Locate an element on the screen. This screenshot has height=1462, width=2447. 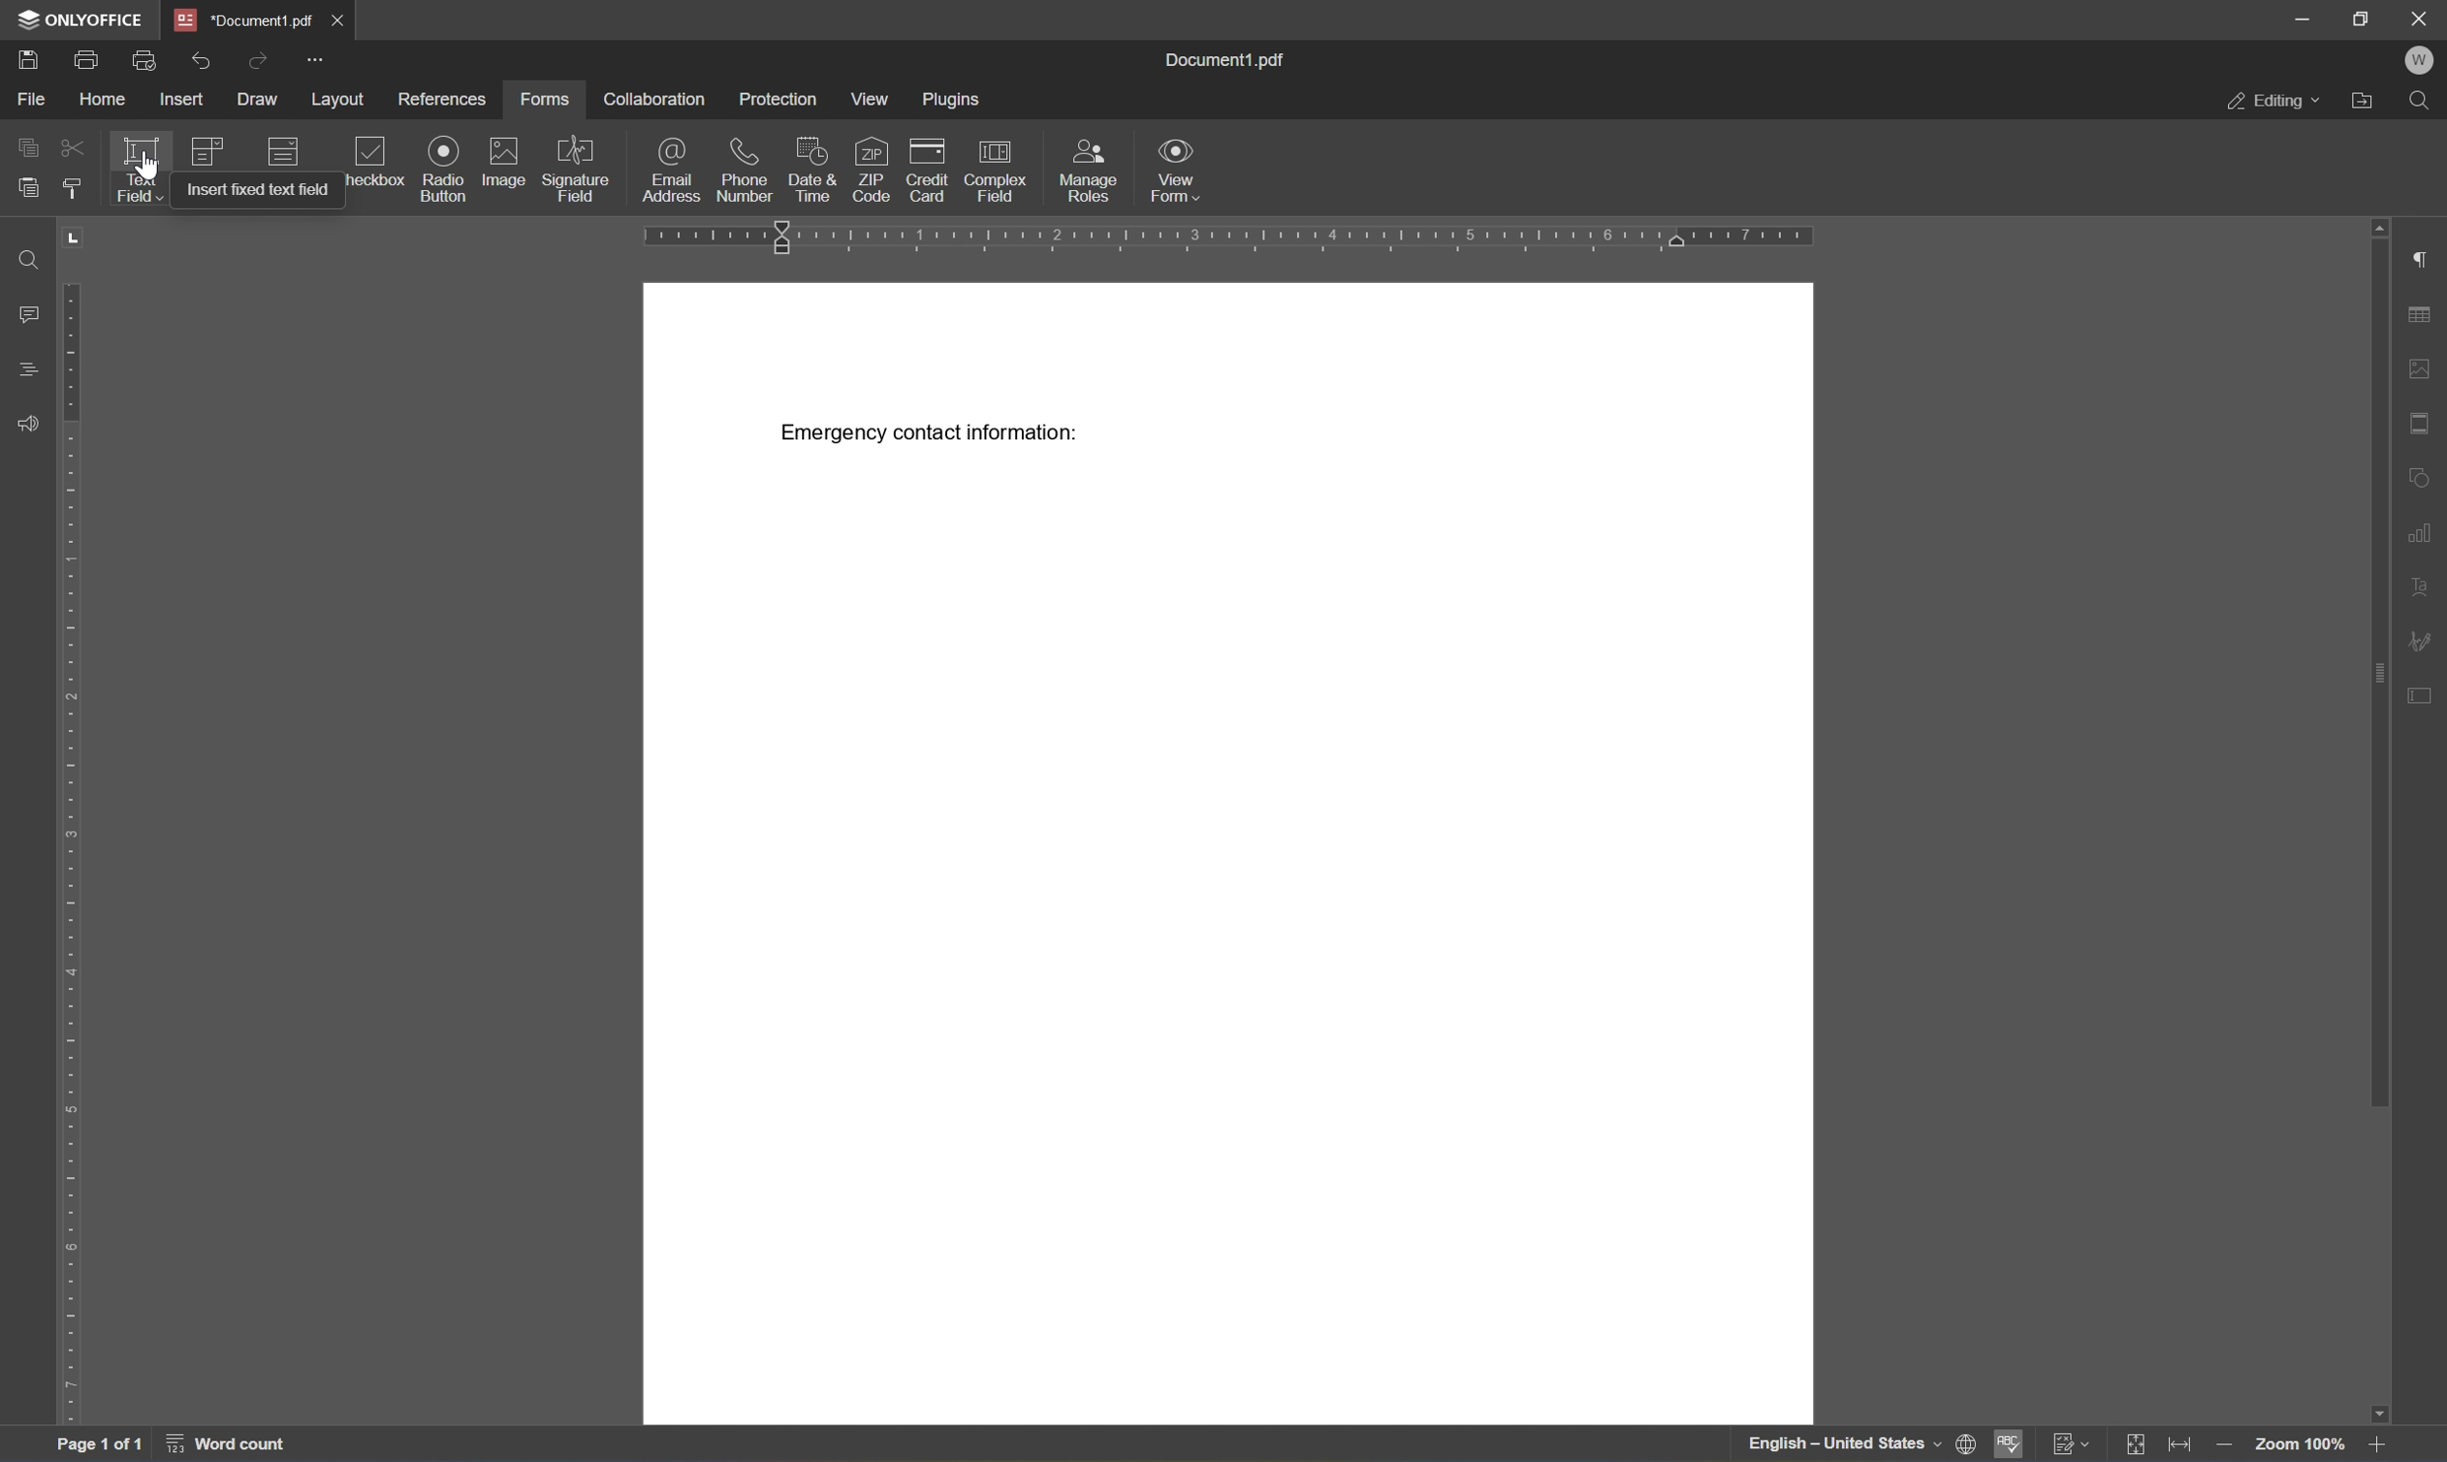
collaboration is located at coordinates (659, 98).